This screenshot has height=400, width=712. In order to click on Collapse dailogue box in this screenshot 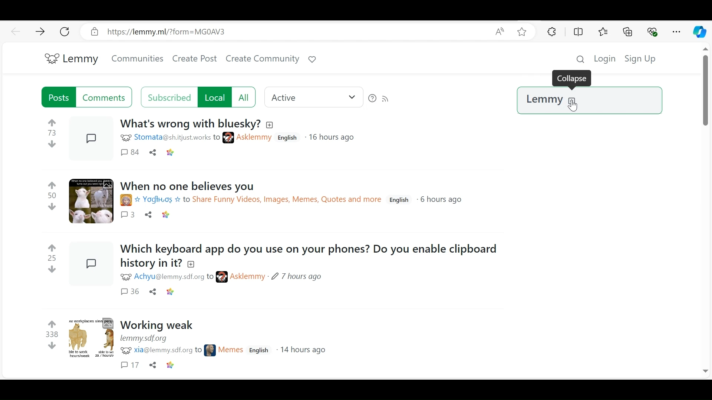, I will do `click(572, 77)`.